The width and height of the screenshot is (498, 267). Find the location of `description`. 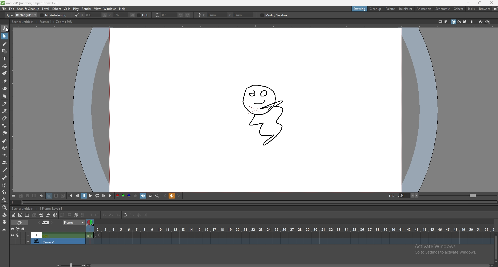

description is located at coordinates (42, 22).